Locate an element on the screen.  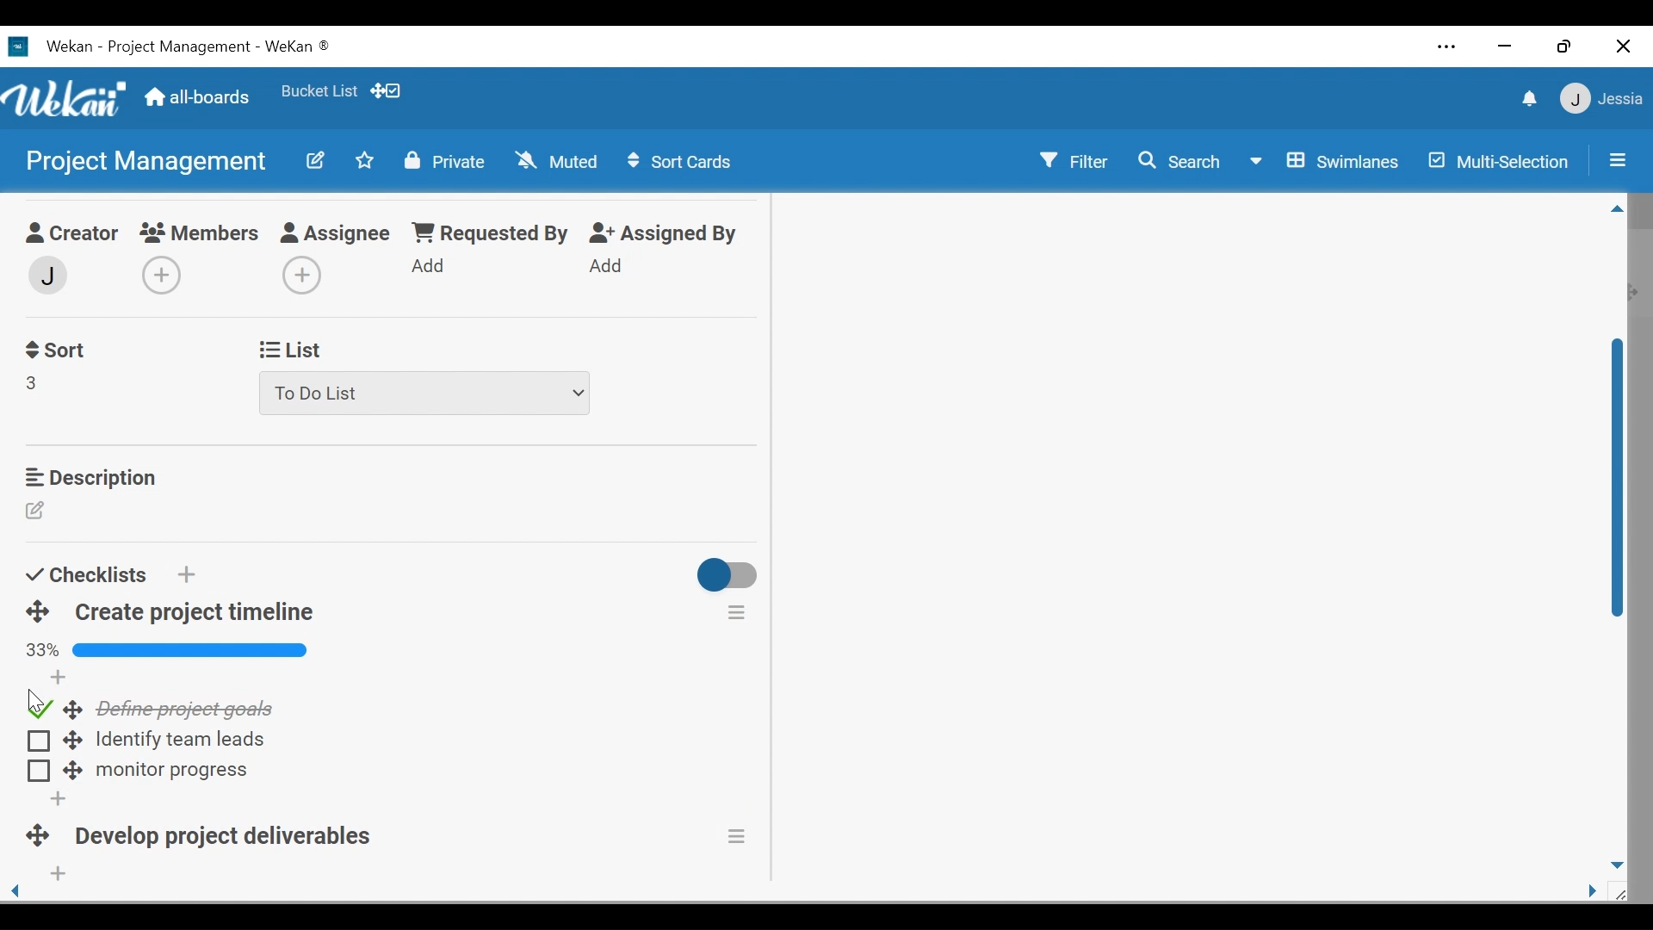
Favorite is located at coordinates (319, 90).